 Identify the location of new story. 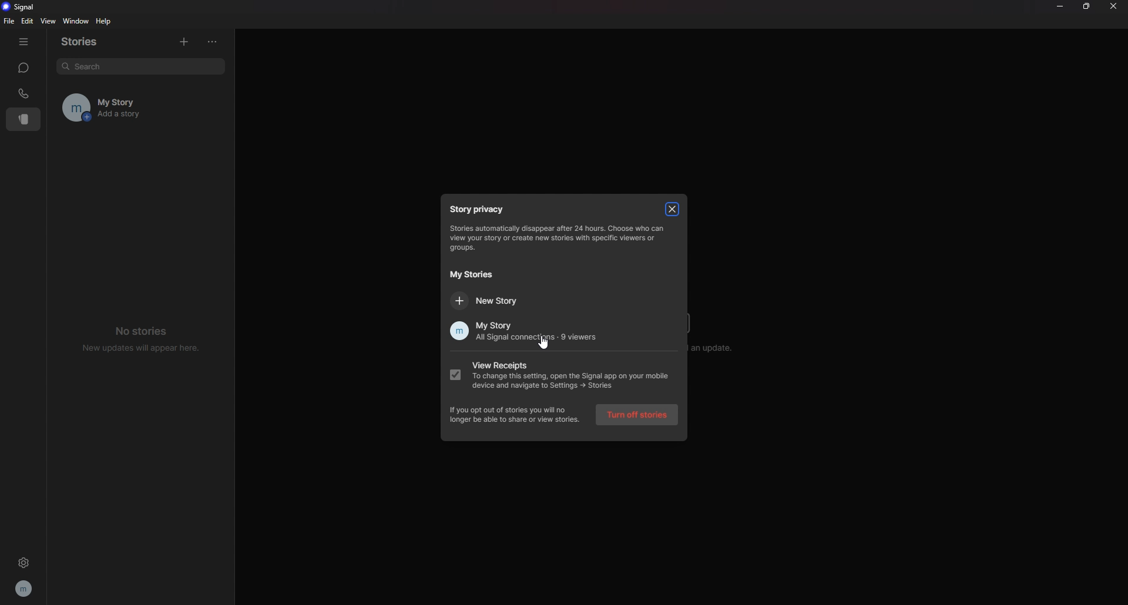
(500, 300).